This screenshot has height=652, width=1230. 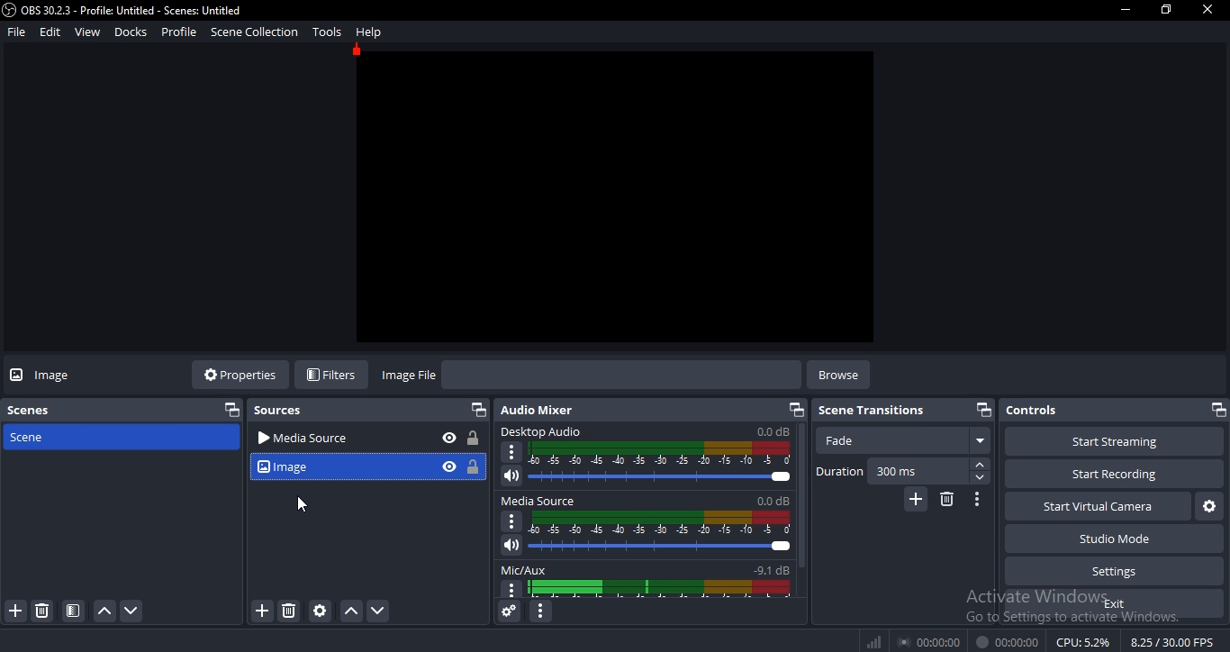 What do you see at coordinates (1094, 509) in the screenshot?
I see `start virtual camera` at bounding box center [1094, 509].